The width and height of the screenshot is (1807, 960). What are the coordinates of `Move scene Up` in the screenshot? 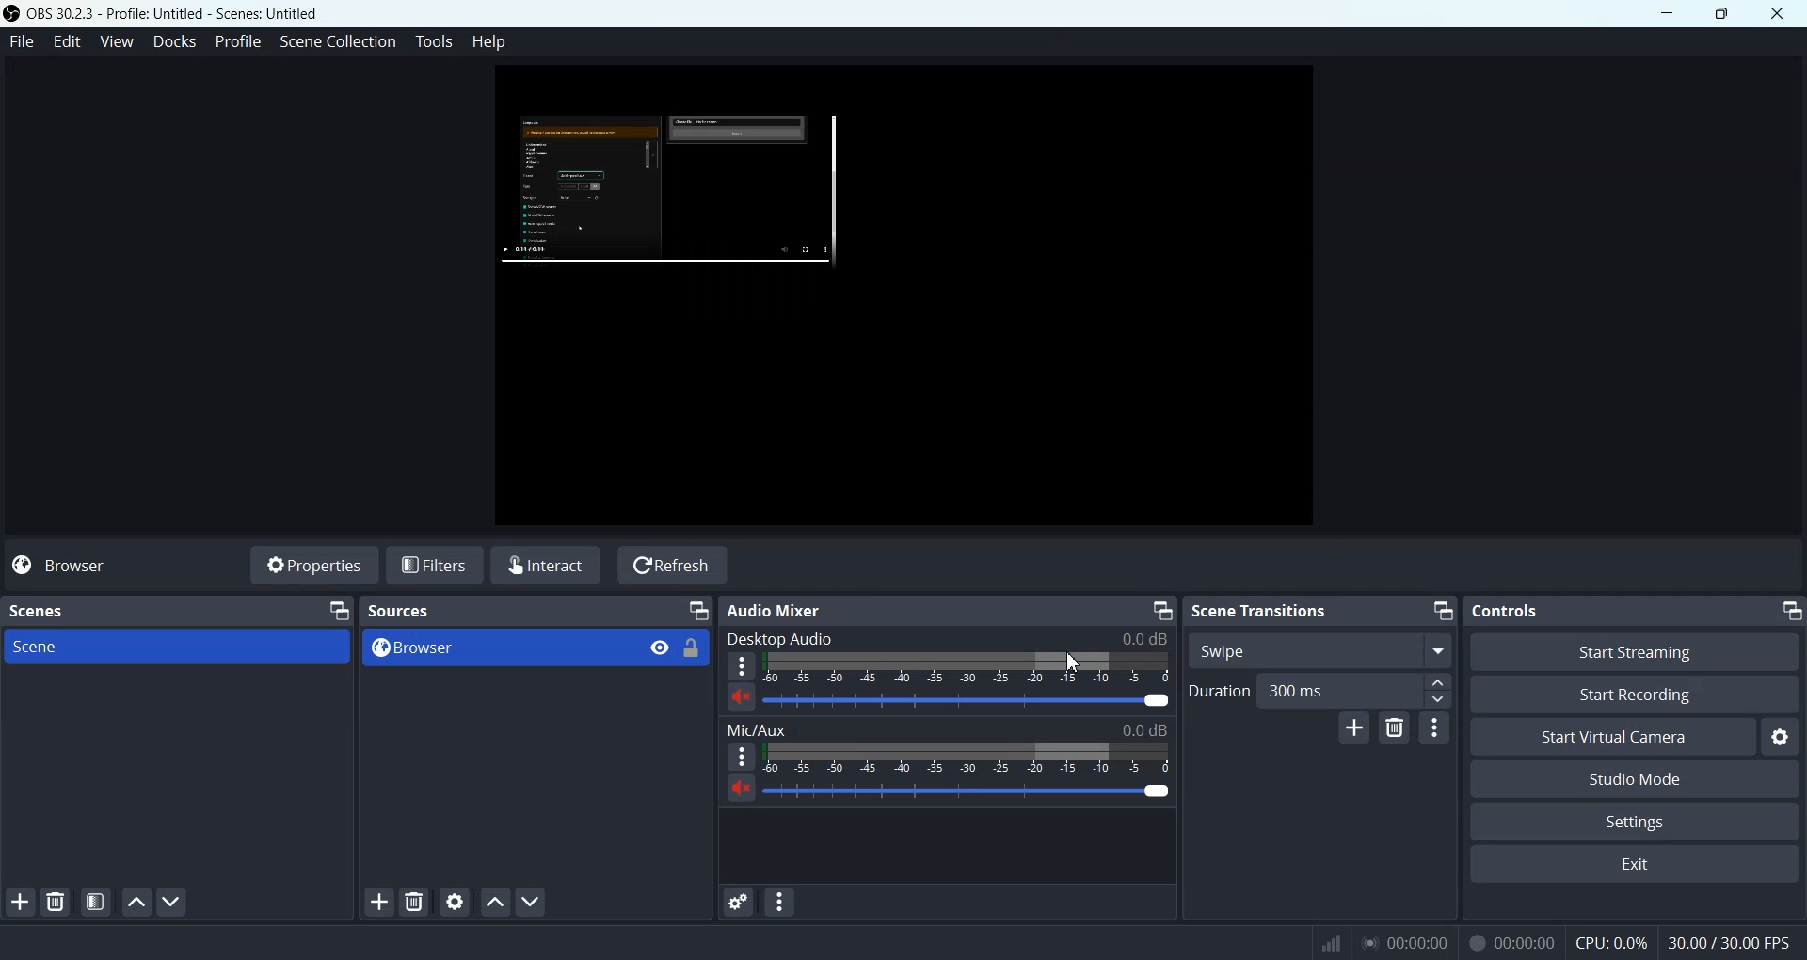 It's located at (133, 902).